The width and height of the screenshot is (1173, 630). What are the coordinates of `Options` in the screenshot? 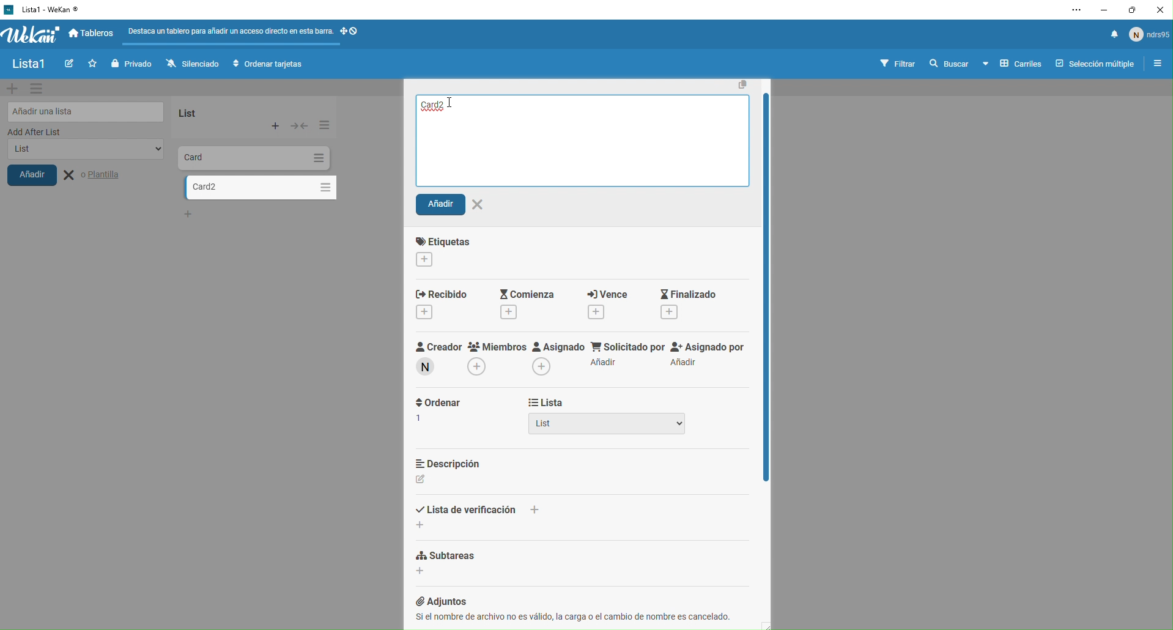 It's located at (317, 158).